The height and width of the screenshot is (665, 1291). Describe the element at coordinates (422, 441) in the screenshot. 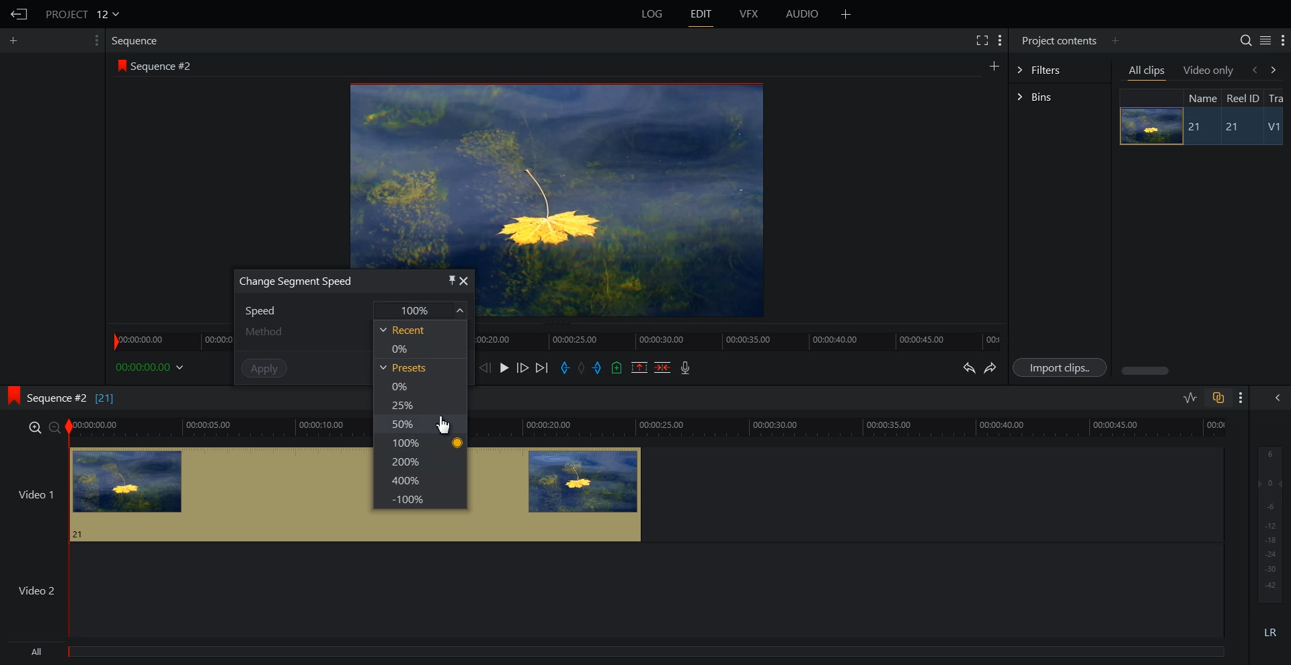

I see `100%` at that location.